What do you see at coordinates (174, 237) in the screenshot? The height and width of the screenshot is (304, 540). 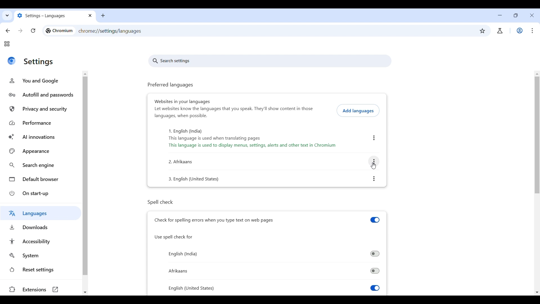 I see `use spell check for` at bounding box center [174, 237].